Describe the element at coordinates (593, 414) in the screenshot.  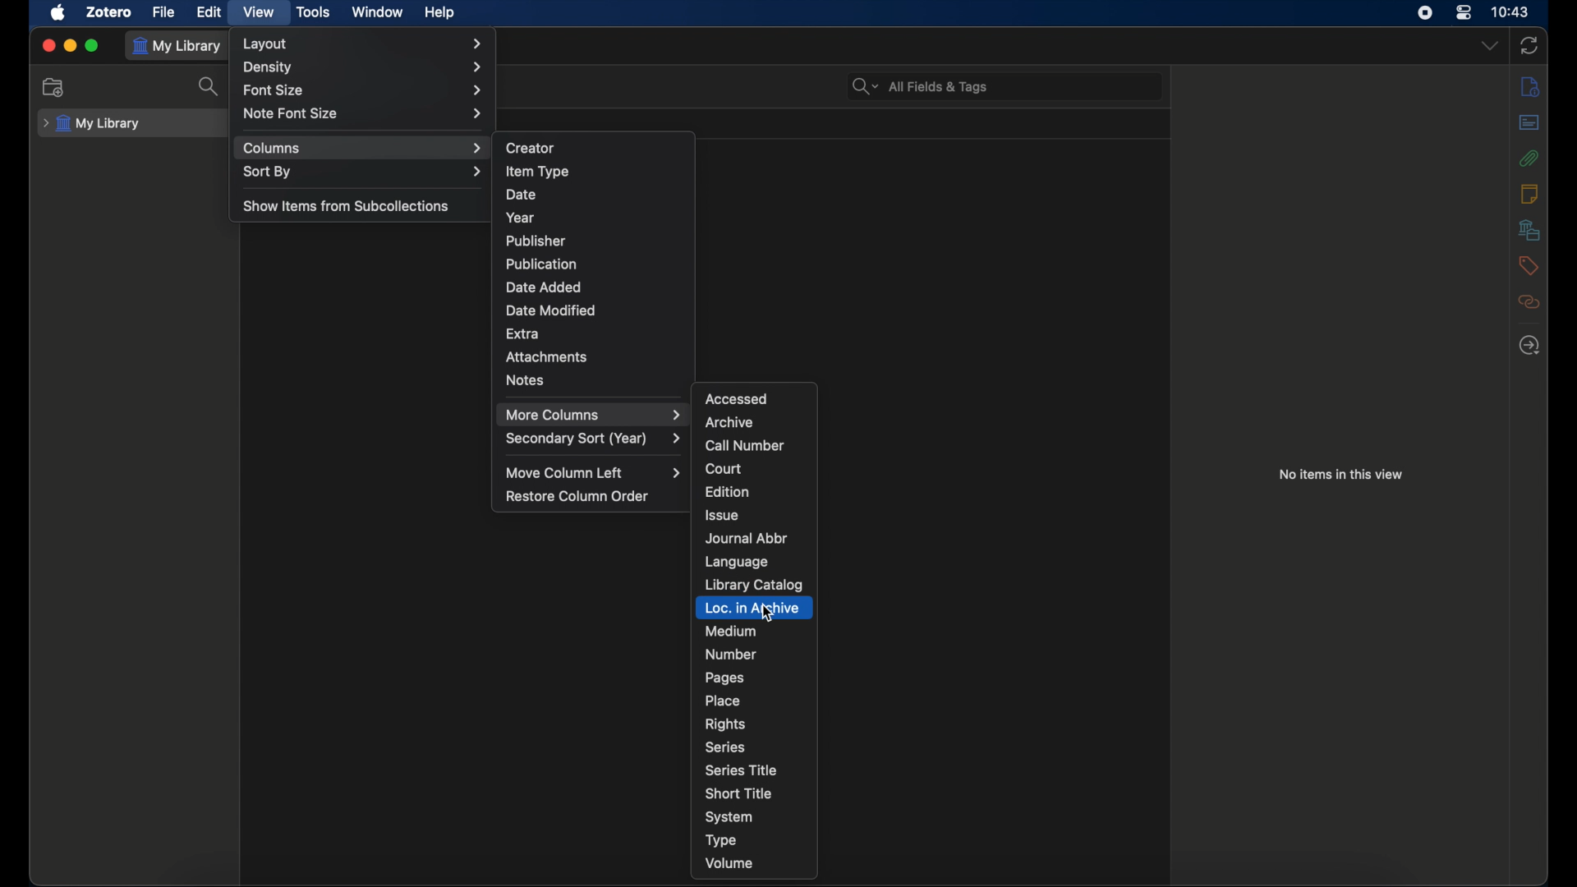
I see `more columns` at that location.